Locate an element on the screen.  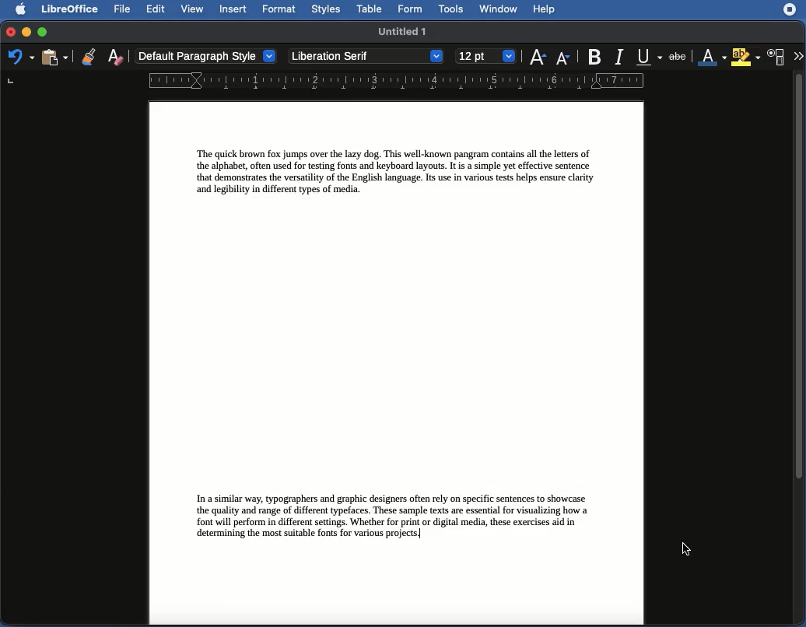
‘The quick brown fox jumps over the lazy dog, This well-known pangram contains ll the letters of
the alphabet, often used for testing fonts and keyboard layouts. It is a simple yet effective sentence
that demonstrates the versatility of the English language. Is use in various tess helps ensure clarity
and legibility in different types of media.

In a similar way, typographers and graphic designers often rely on specific sentences to showcase
the quality and range of different typefaces. These sample texts are essential for visualizing how a
font will perform in different settings. Whether for print or digital media, these exercises aid in
determining the most suitable fonts for various projects] is located at coordinates (394, 361).